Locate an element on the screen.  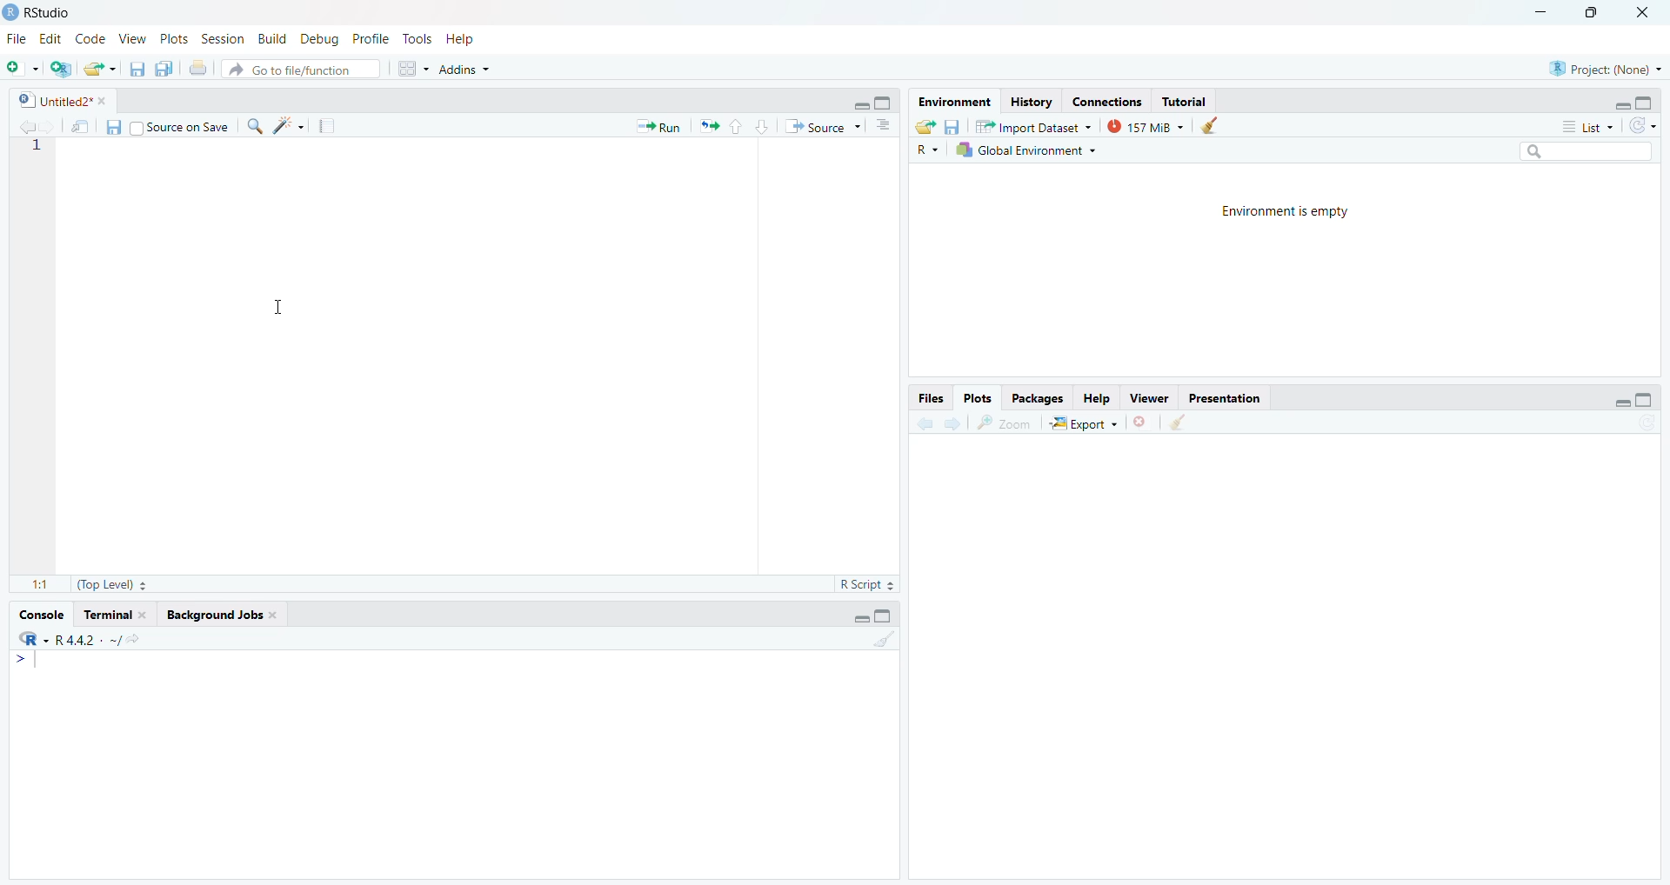
Packages is located at coordinates (1040, 398).